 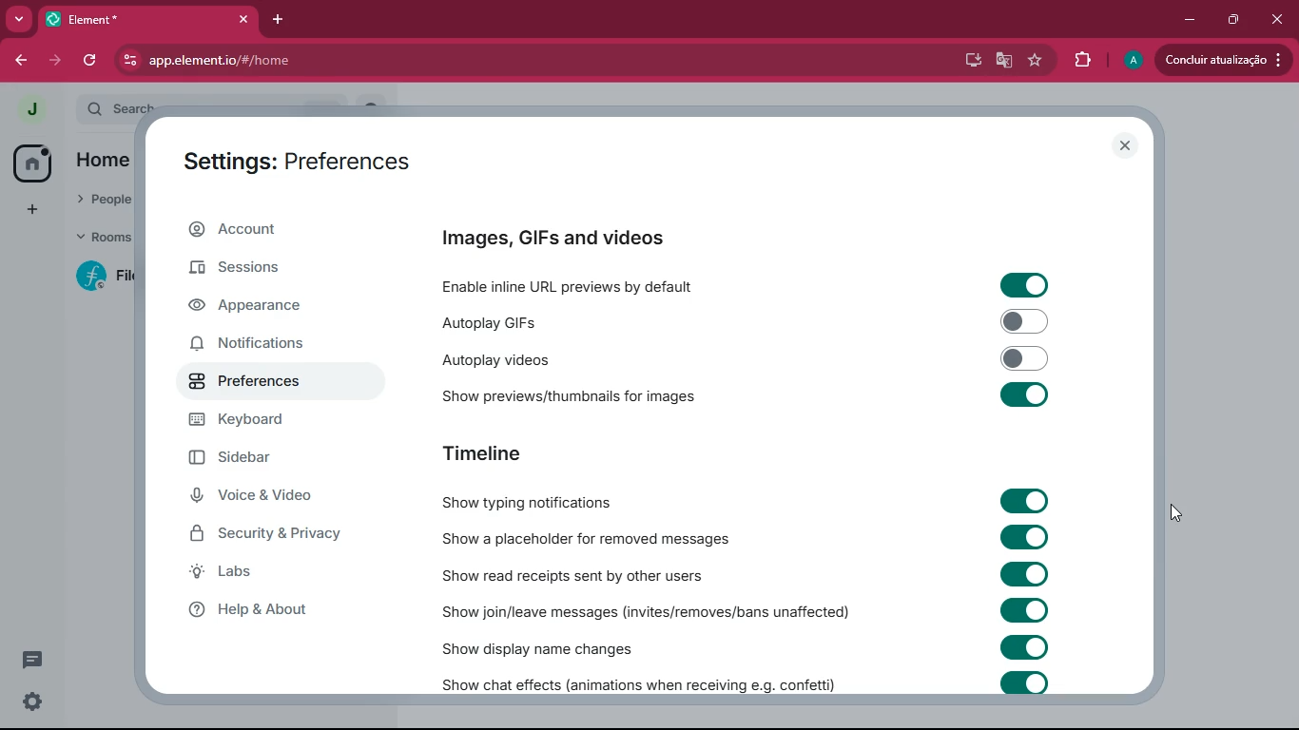 What do you see at coordinates (338, 62) in the screenshot?
I see `app.element.io/#/home` at bounding box center [338, 62].